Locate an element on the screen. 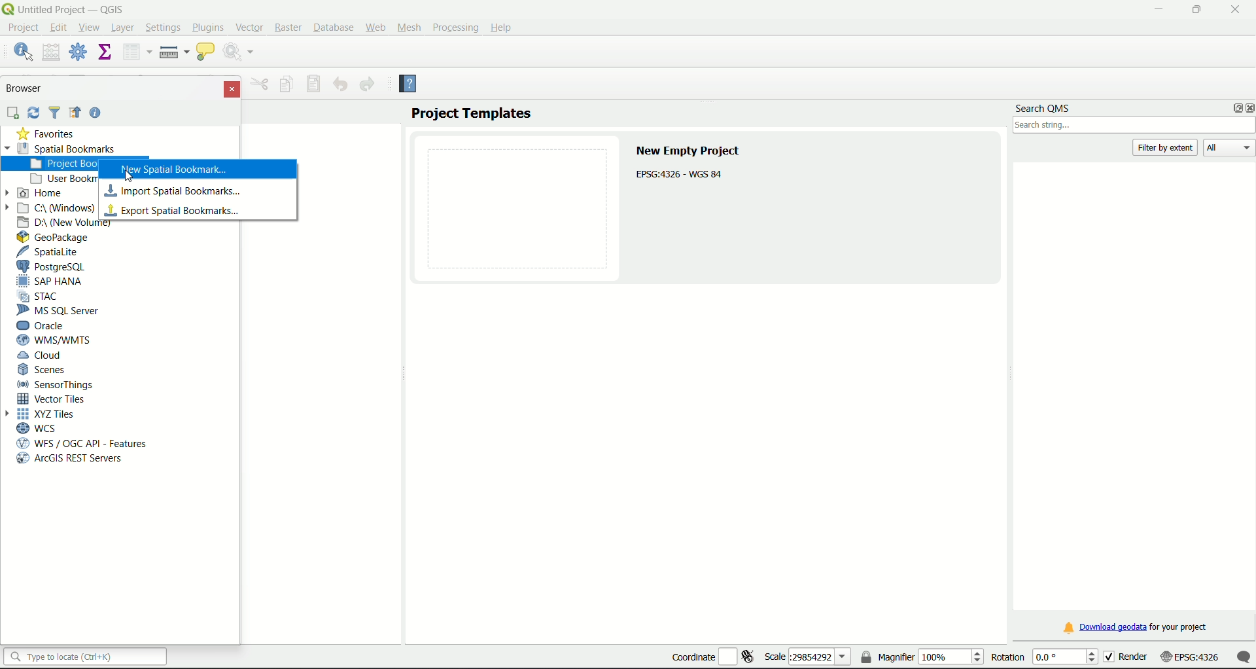  Icon is located at coordinates (75, 113).